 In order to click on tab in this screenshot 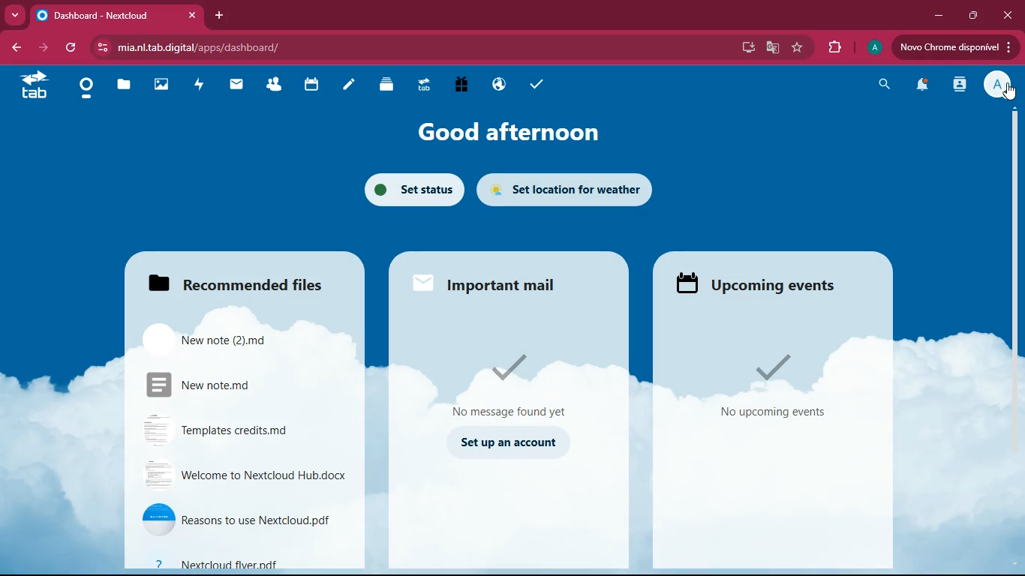, I will do `click(33, 86)`.